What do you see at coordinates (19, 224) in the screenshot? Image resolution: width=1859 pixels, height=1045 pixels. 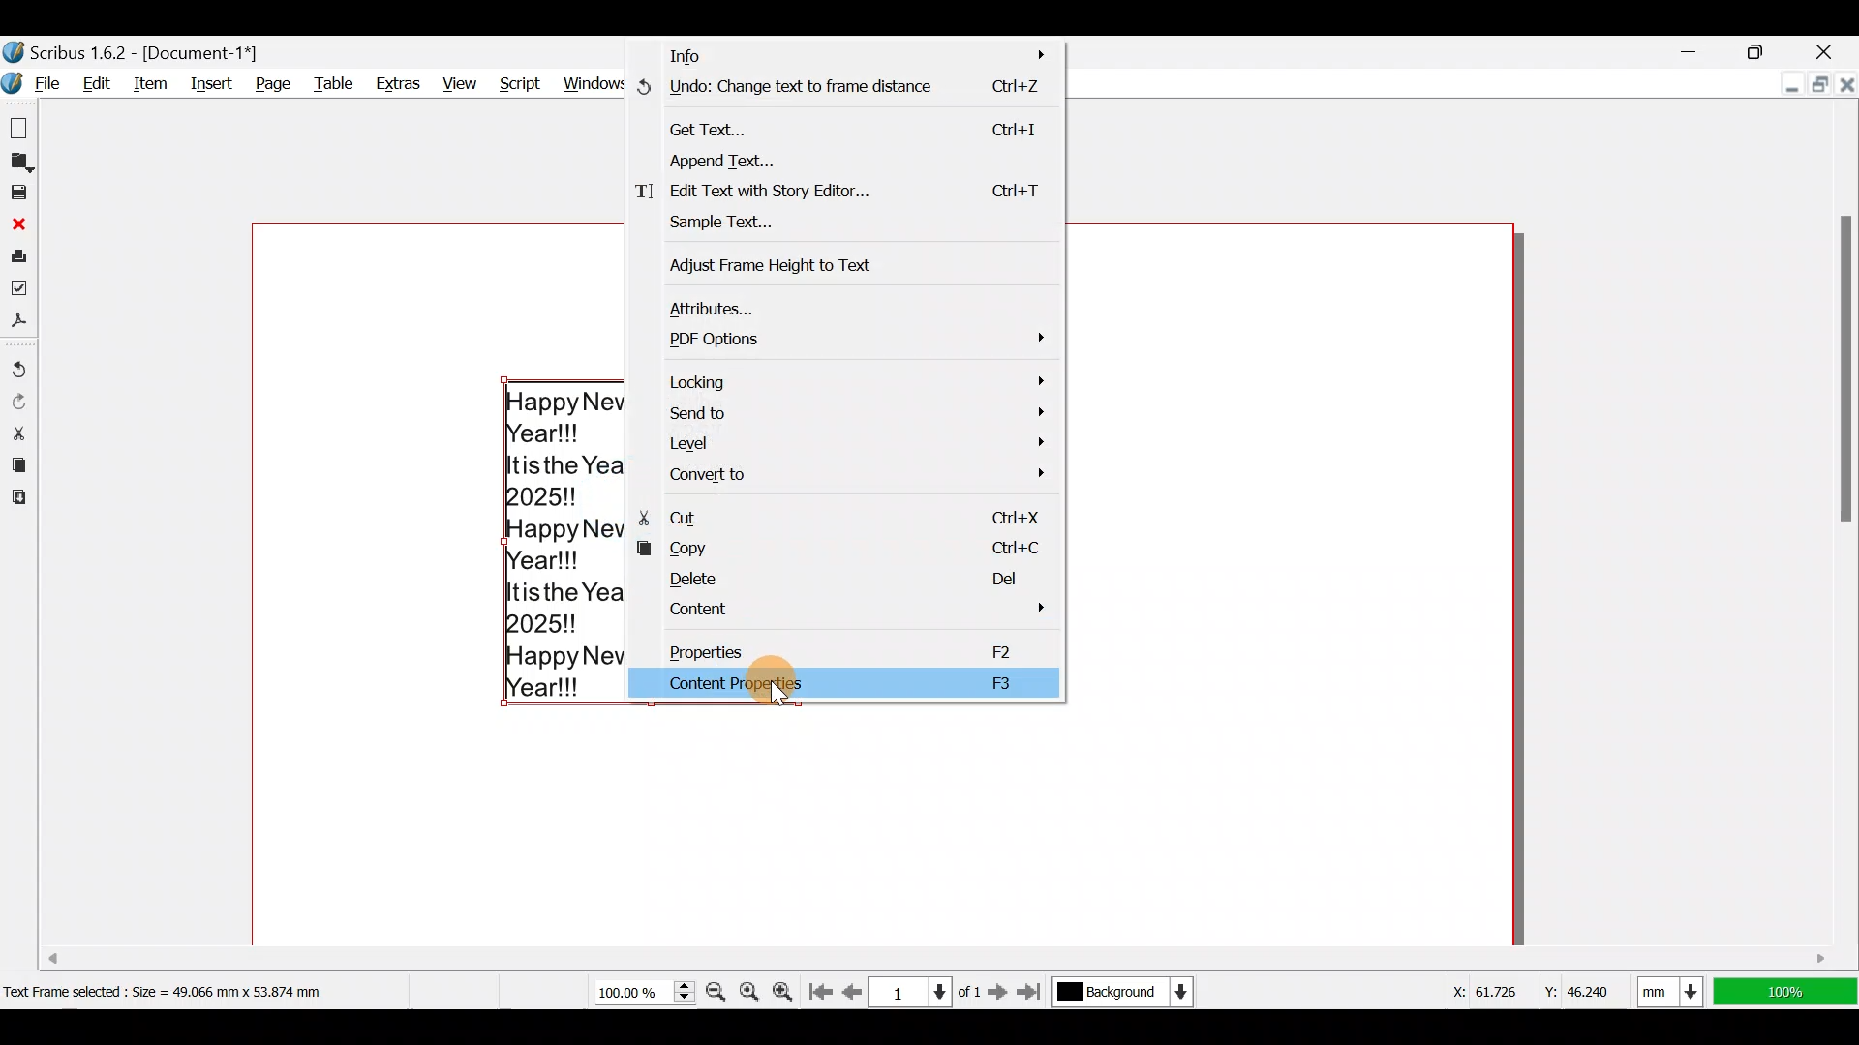 I see `Close` at bounding box center [19, 224].